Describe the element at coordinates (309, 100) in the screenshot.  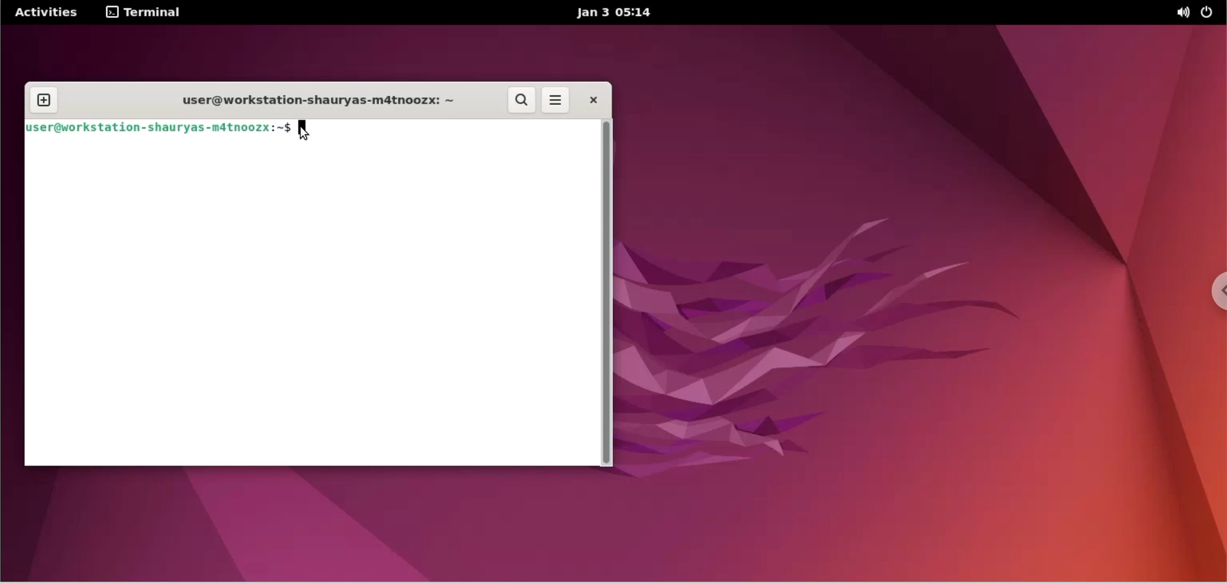
I see `user@workstation-shauryas-m4tnoozx: ~` at that location.